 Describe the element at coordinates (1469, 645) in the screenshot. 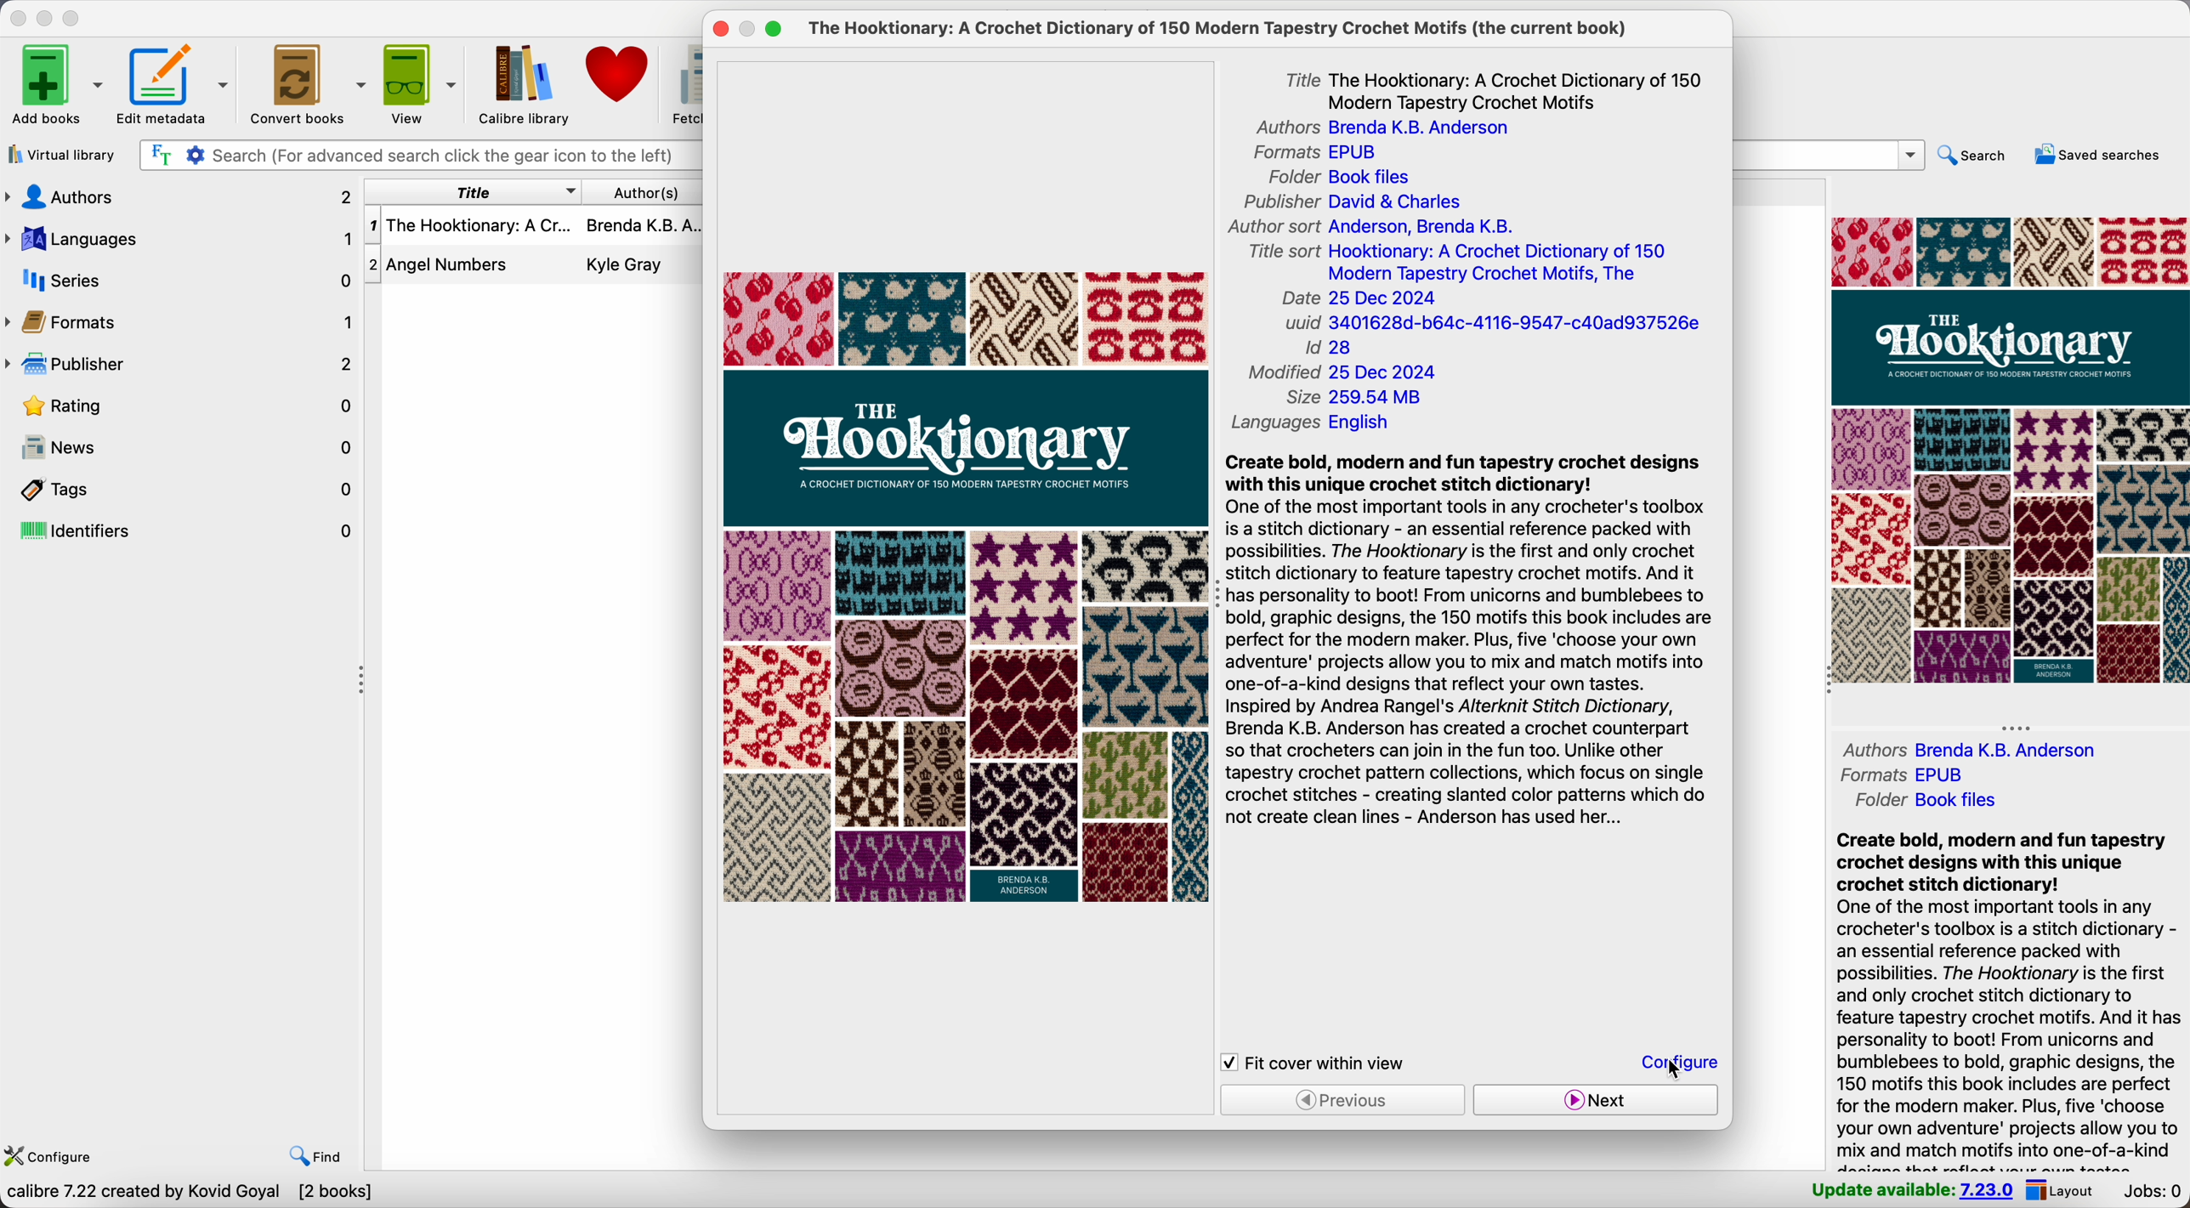

I see `synopsis` at that location.